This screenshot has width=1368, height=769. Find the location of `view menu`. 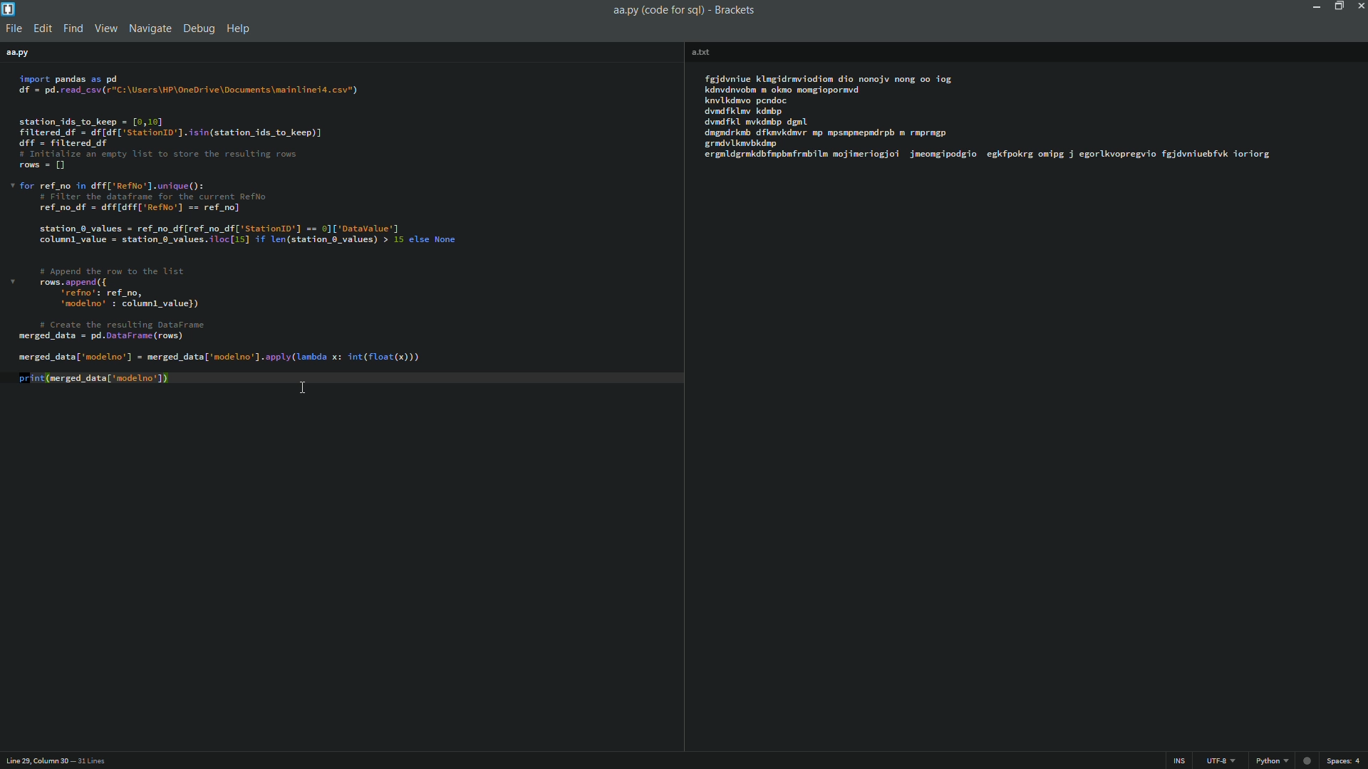

view menu is located at coordinates (109, 29).